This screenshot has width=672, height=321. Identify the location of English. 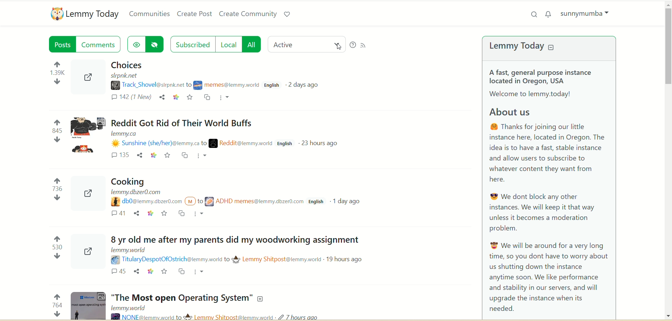
(316, 202).